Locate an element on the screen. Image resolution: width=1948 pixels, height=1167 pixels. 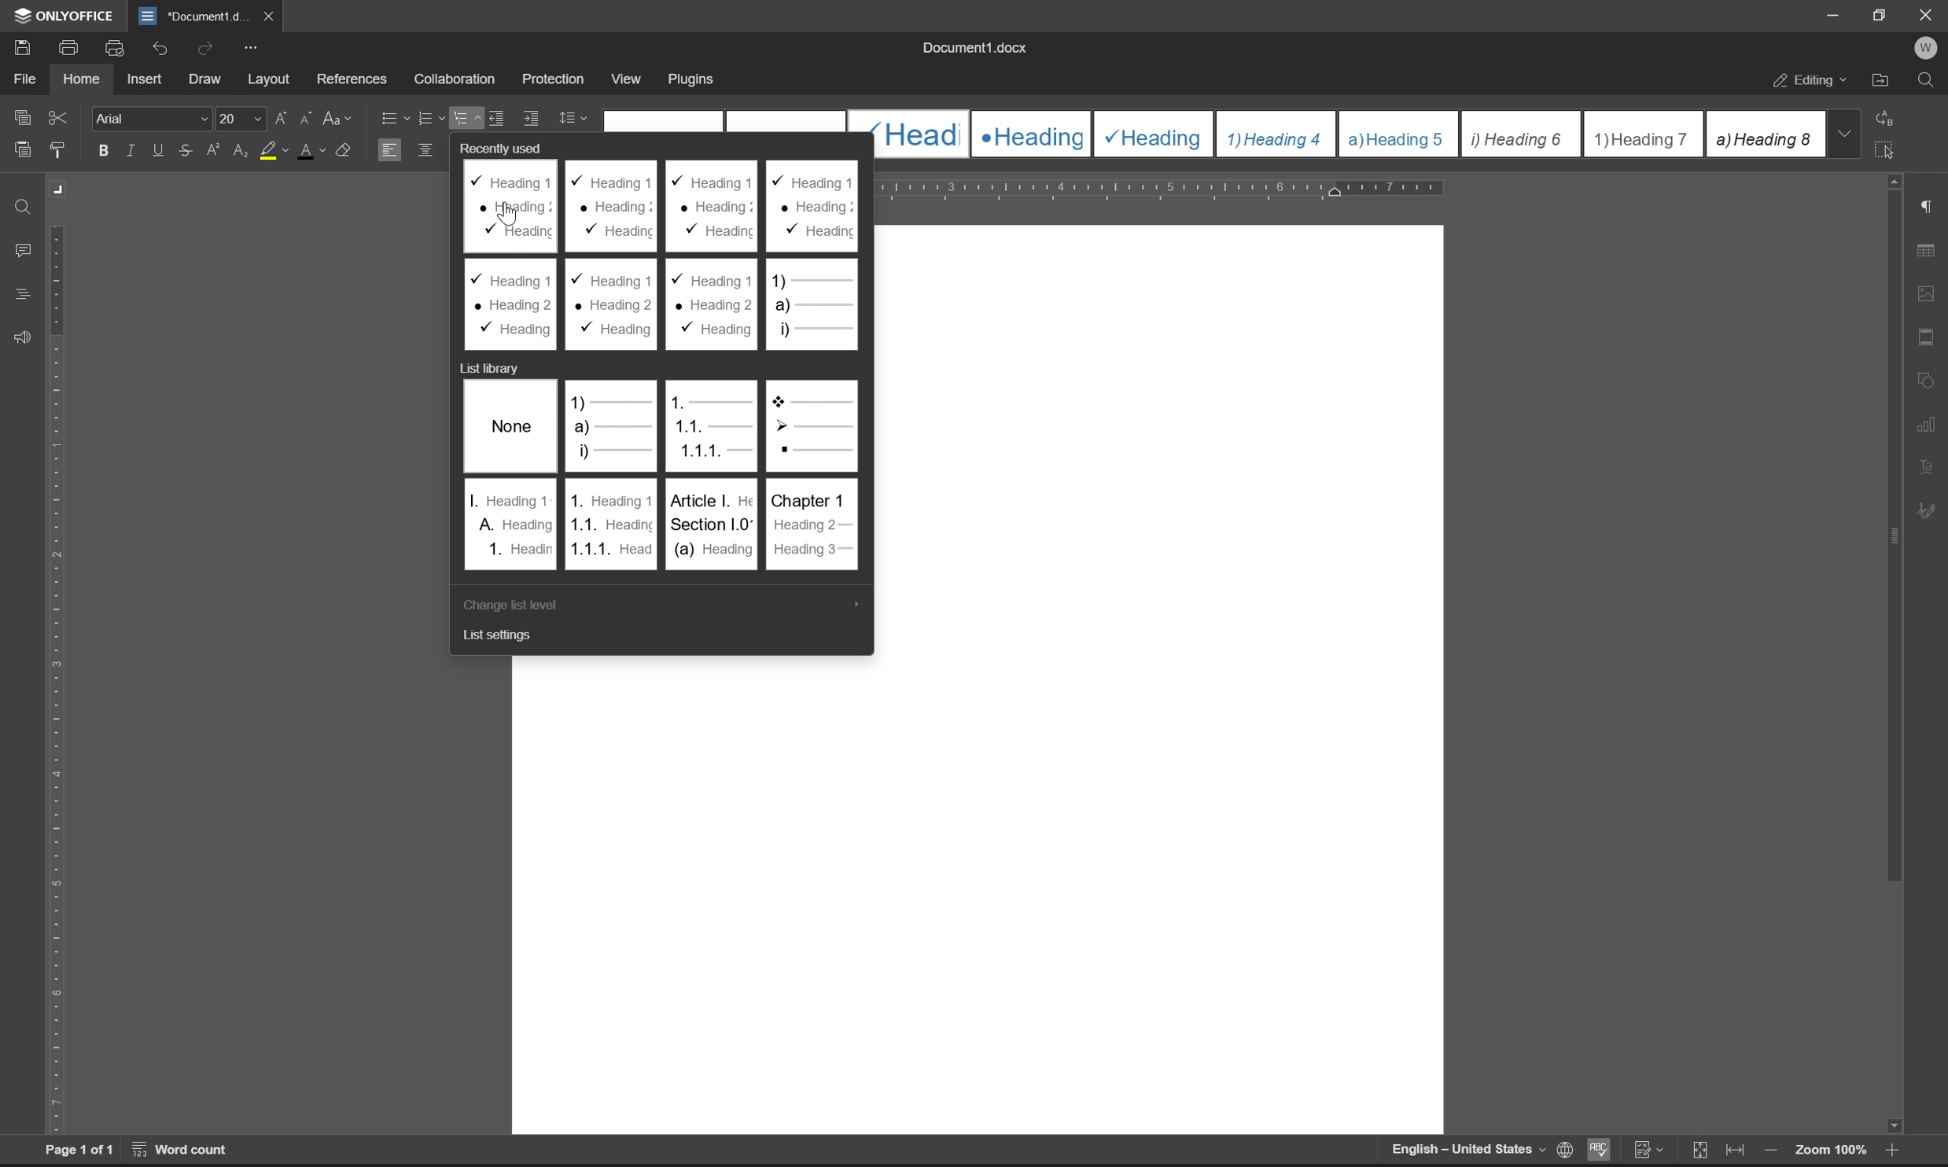
fit to width is located at coordinates (1735, 1150).